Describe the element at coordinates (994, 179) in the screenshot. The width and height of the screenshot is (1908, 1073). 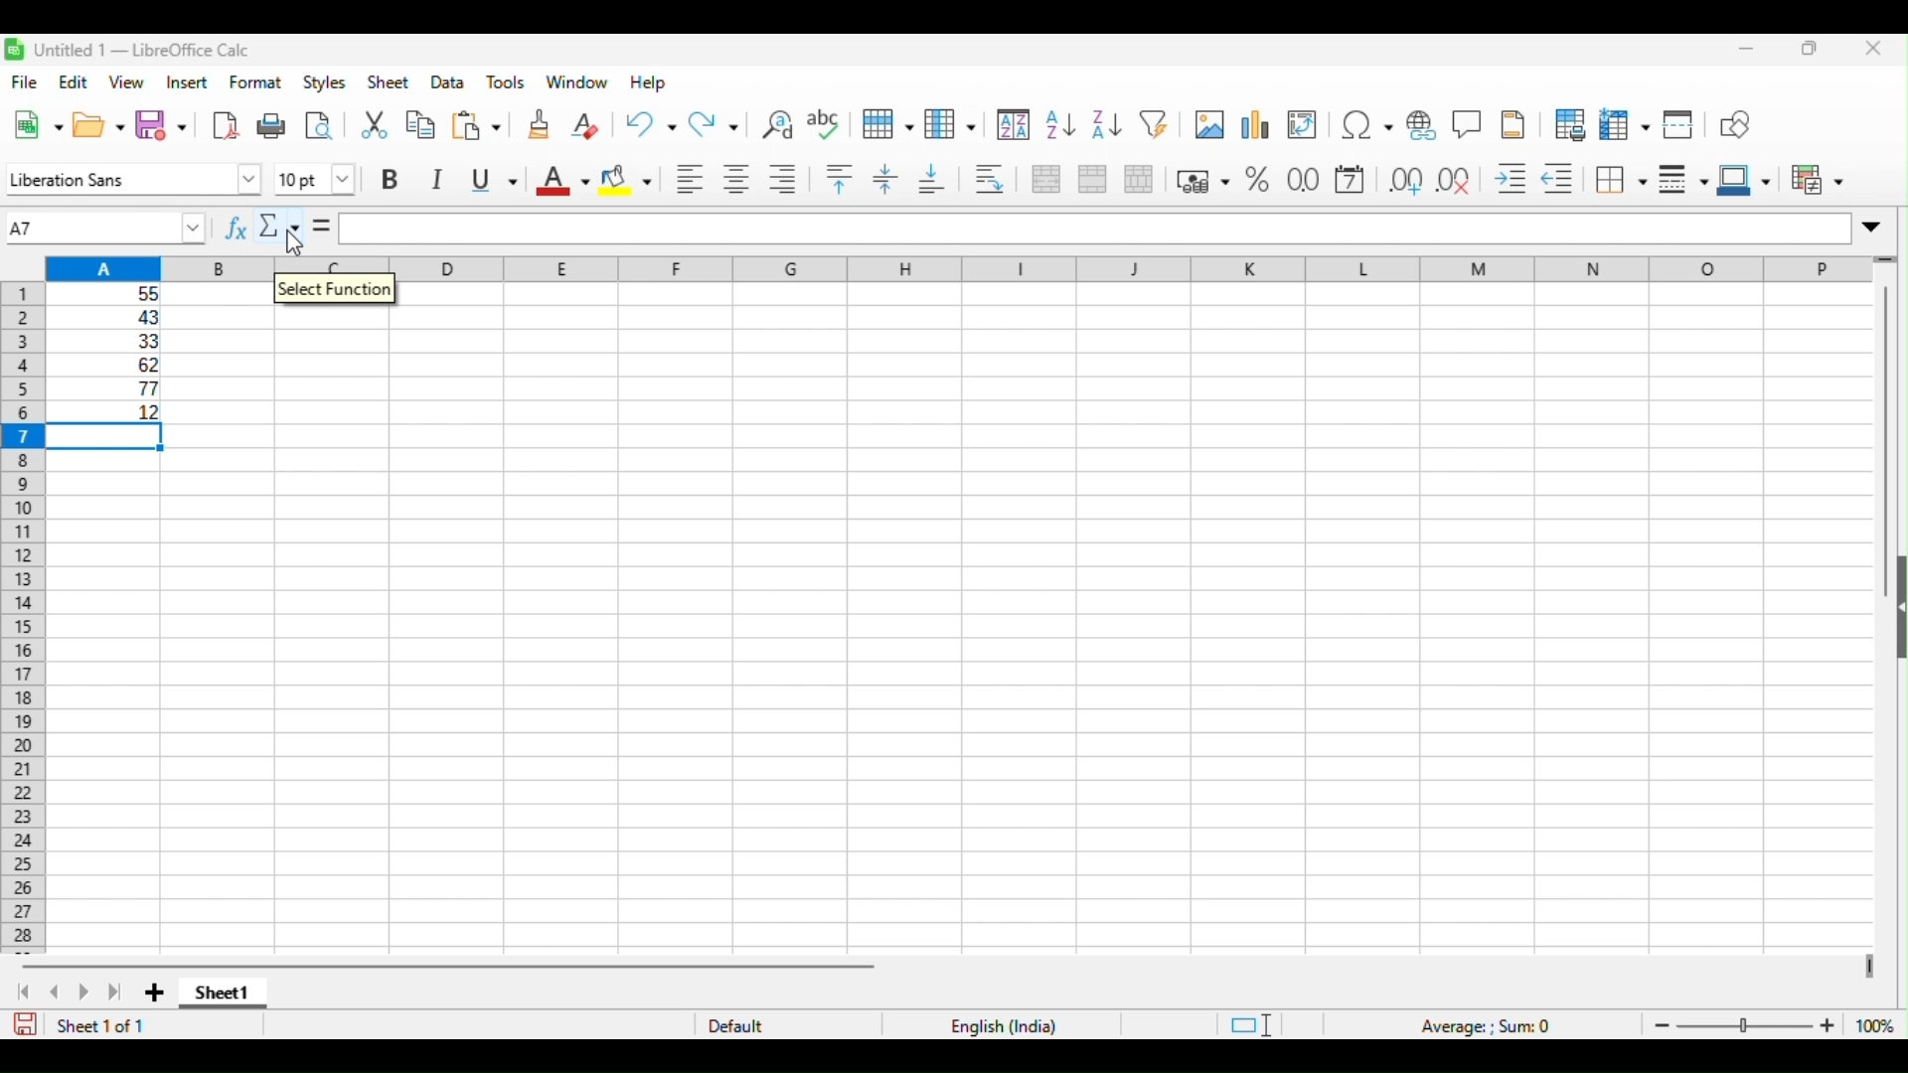
I see `wrap text` at that location.